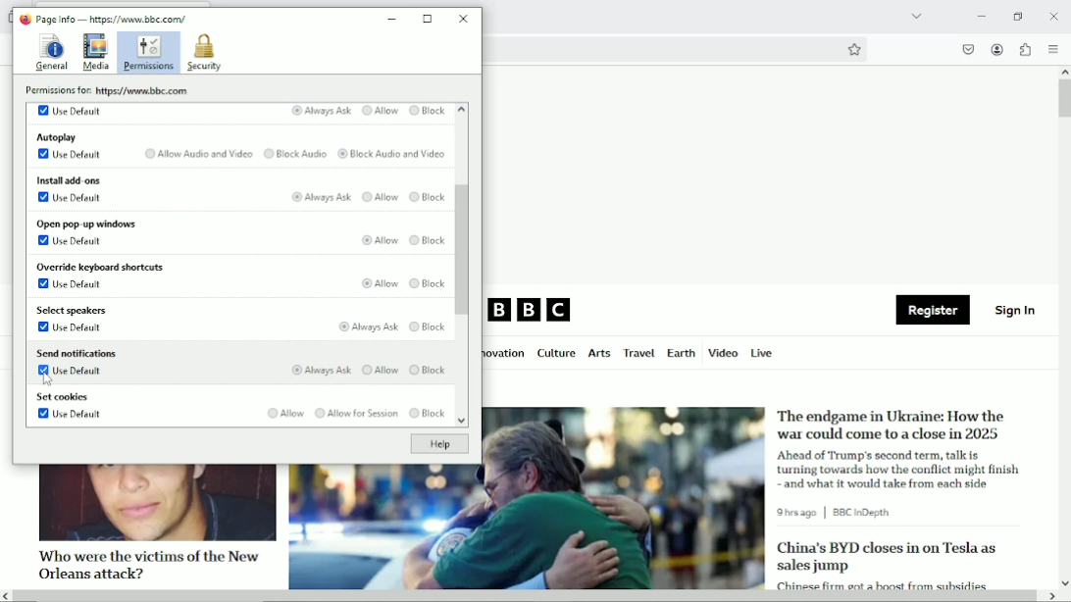 Image resolution: width=1071 pixels, height=602 pixels. What do you see at coordinates (149, 53) in the screenshot?
I see `Permissions` at bounding box center [149, 53].